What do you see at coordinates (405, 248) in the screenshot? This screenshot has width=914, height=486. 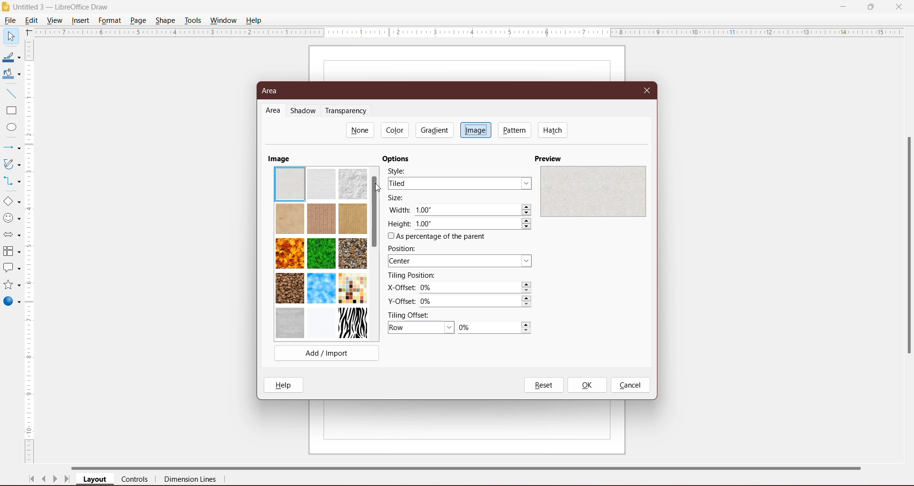 I see `Position` at bounding box center [405, 248].